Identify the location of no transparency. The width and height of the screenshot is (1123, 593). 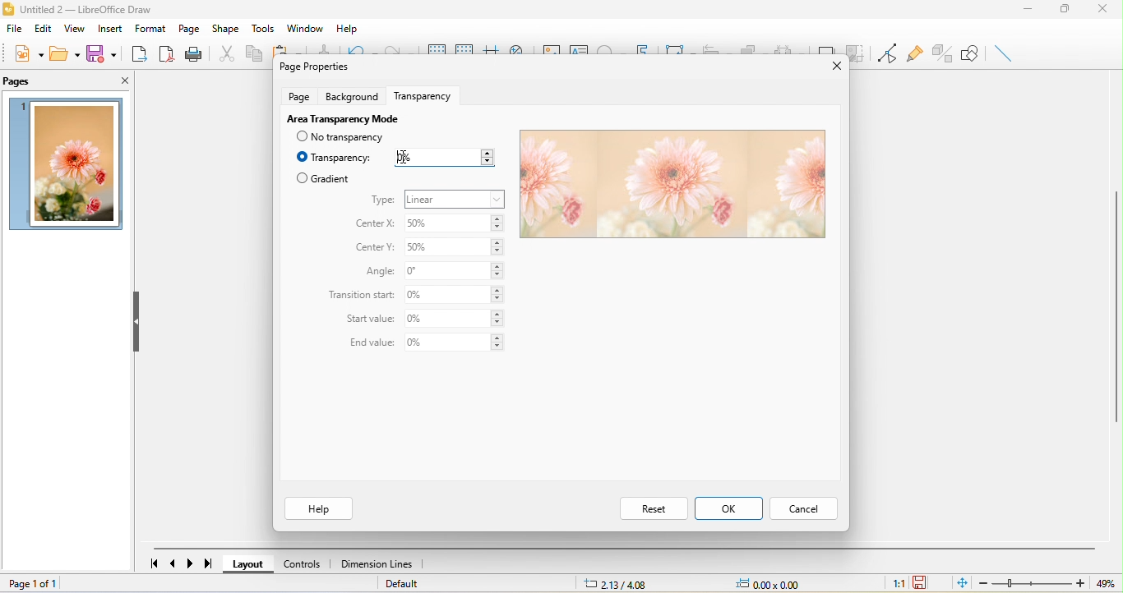
(349, 137).